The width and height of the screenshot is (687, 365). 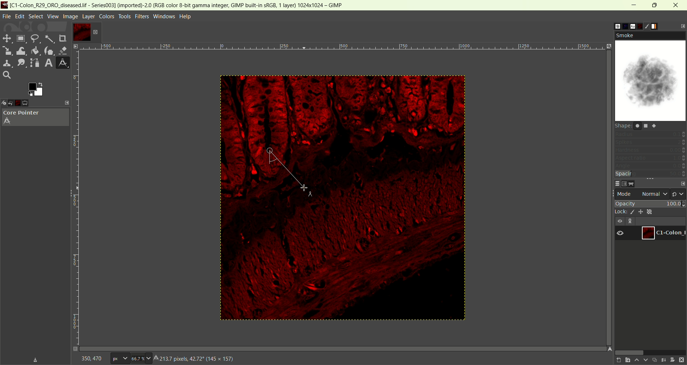 What do you see at coordinates (634, 5) in the screenshot?
I see `minimum` at bounding box center [634, 5].